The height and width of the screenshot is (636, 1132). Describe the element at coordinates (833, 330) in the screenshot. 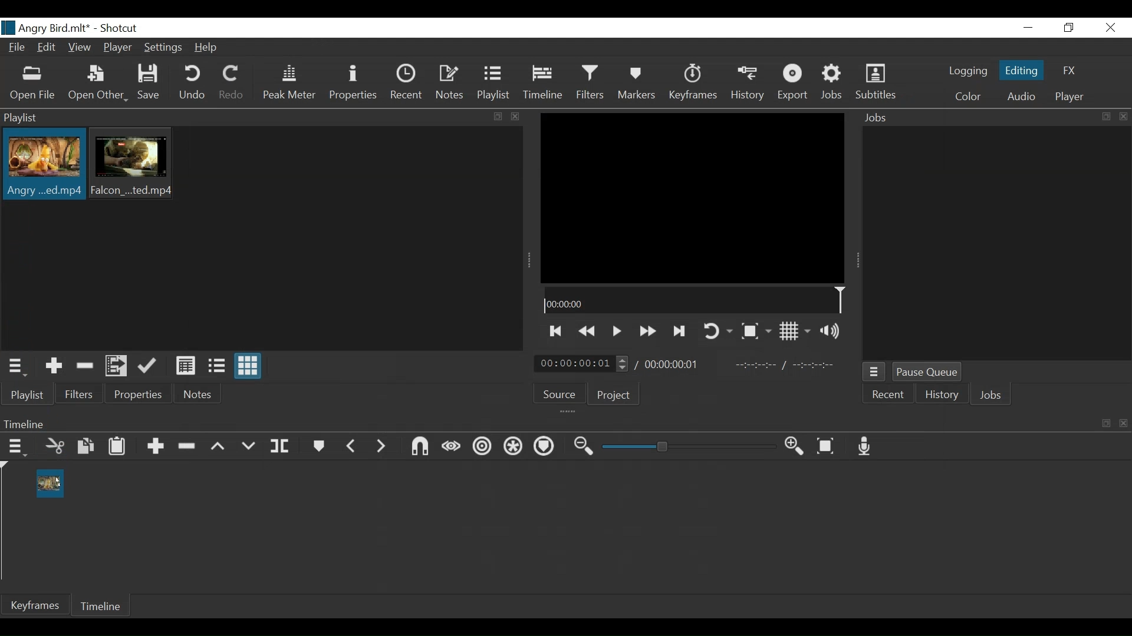

I see `Show volume control` at that location.